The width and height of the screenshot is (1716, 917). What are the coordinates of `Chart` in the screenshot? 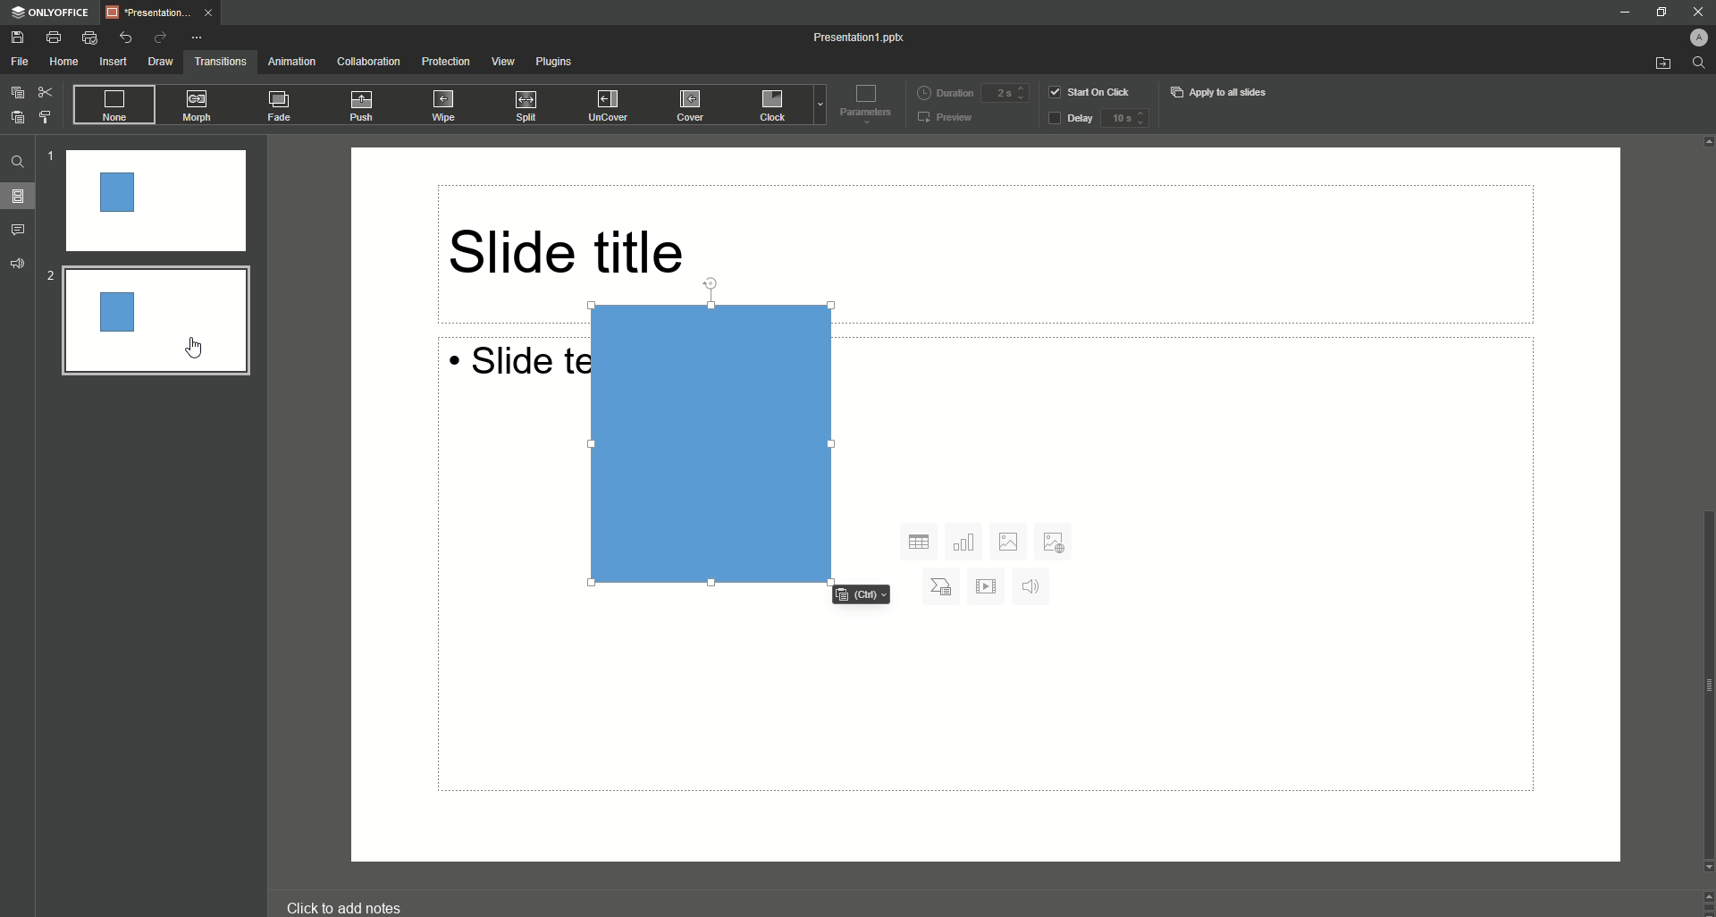 It's located at (966, 543).